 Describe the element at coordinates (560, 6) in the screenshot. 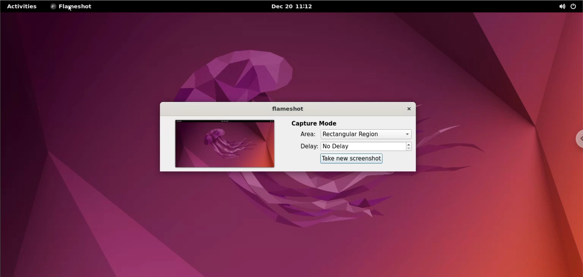

I see `sound options` at that location.